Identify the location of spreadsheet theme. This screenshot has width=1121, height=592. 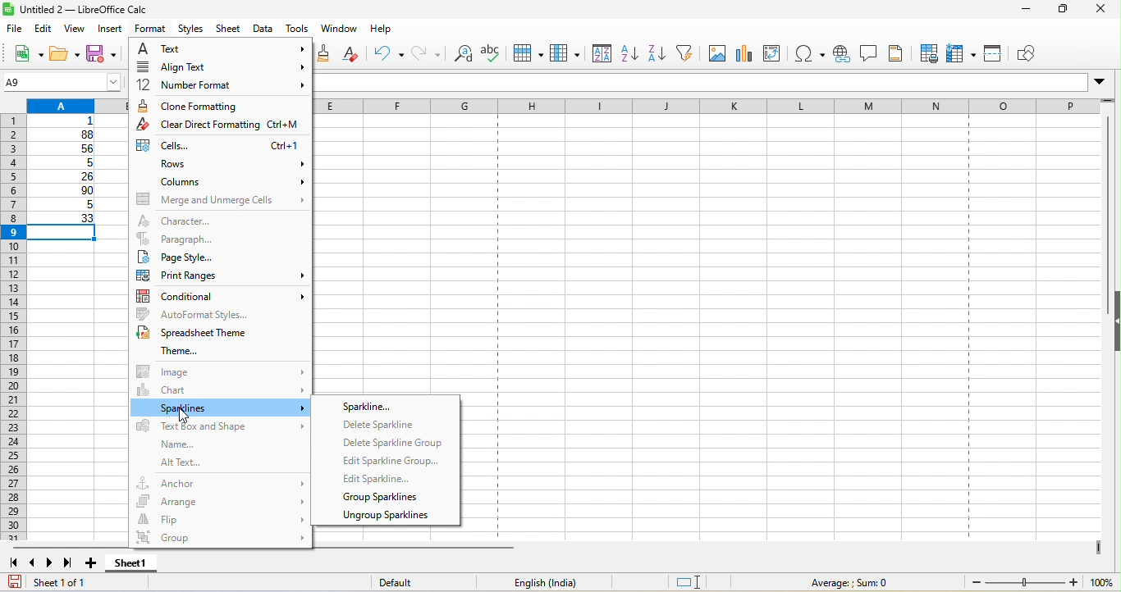
(200, 333).